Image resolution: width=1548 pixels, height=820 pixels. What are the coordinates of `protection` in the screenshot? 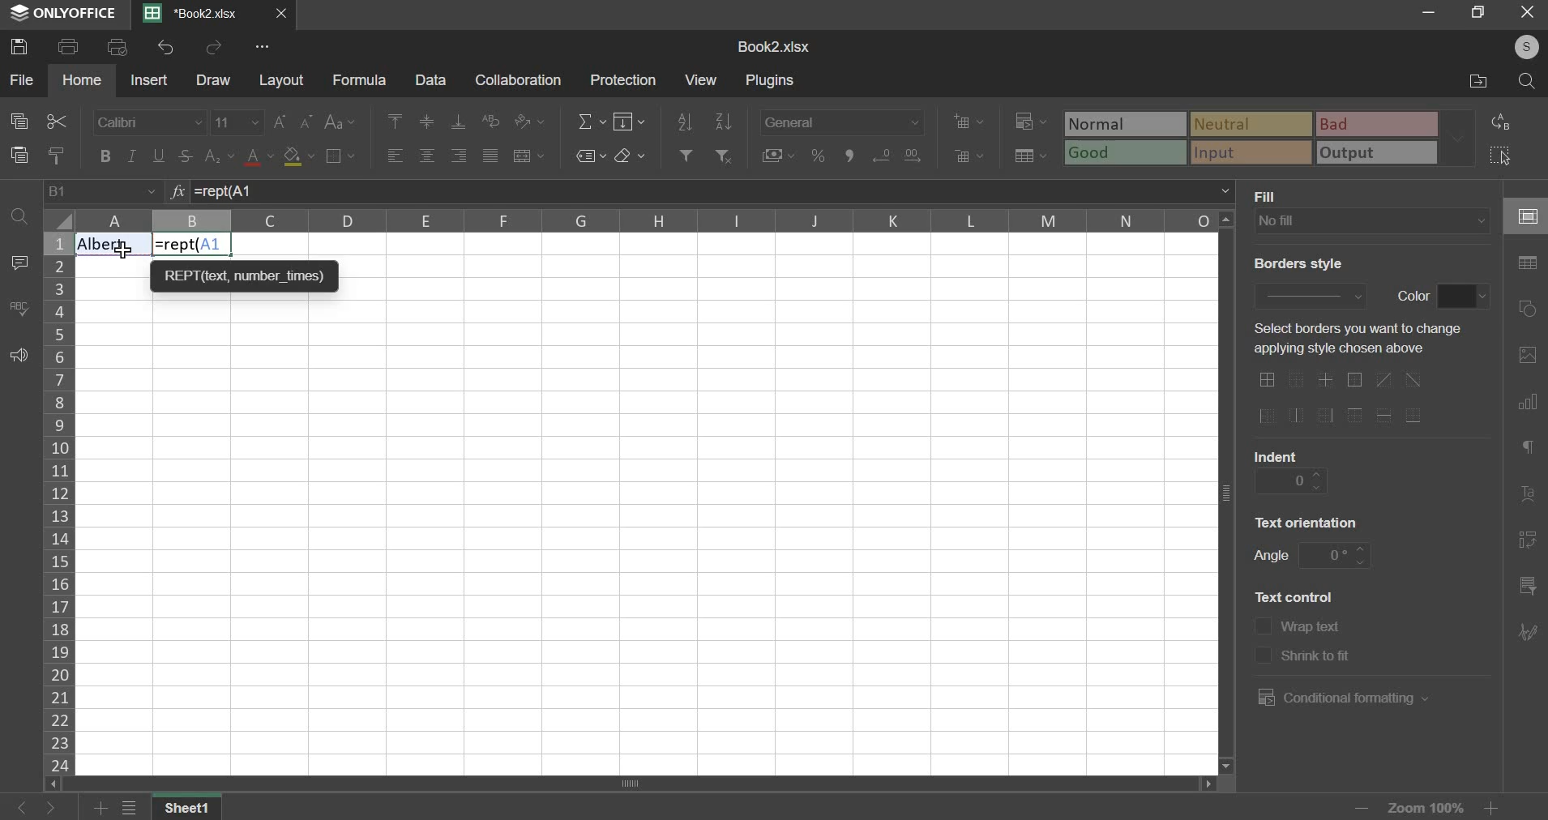 It's located at (623, 79).